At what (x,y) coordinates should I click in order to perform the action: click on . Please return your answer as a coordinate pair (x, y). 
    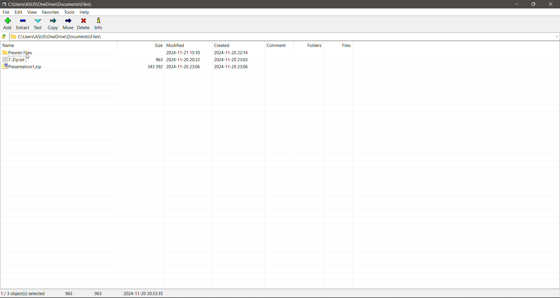
    Looking at the image, I should click on (175, 60).